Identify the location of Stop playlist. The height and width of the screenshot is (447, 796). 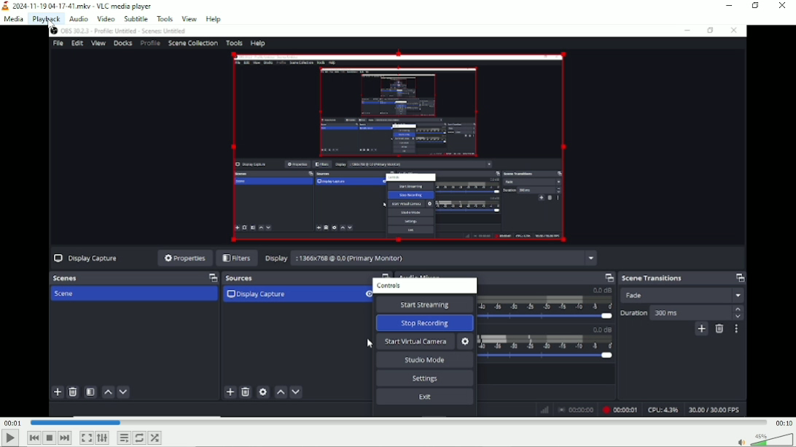
(50, 438).